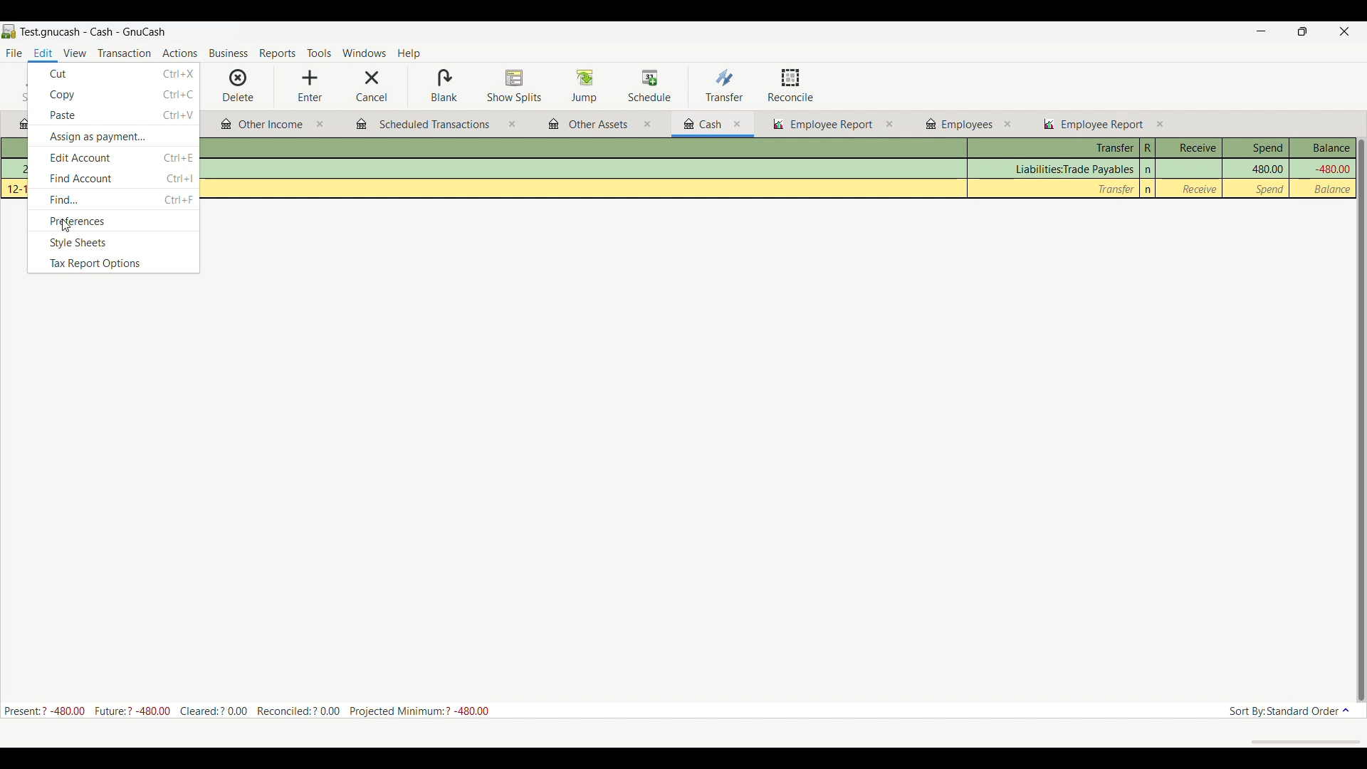 Image resolution: width=1367 pixels, height=769 pixels. Describe the element at coordinates (726, 85) in the screenshot. I see `Transfer` at that location.